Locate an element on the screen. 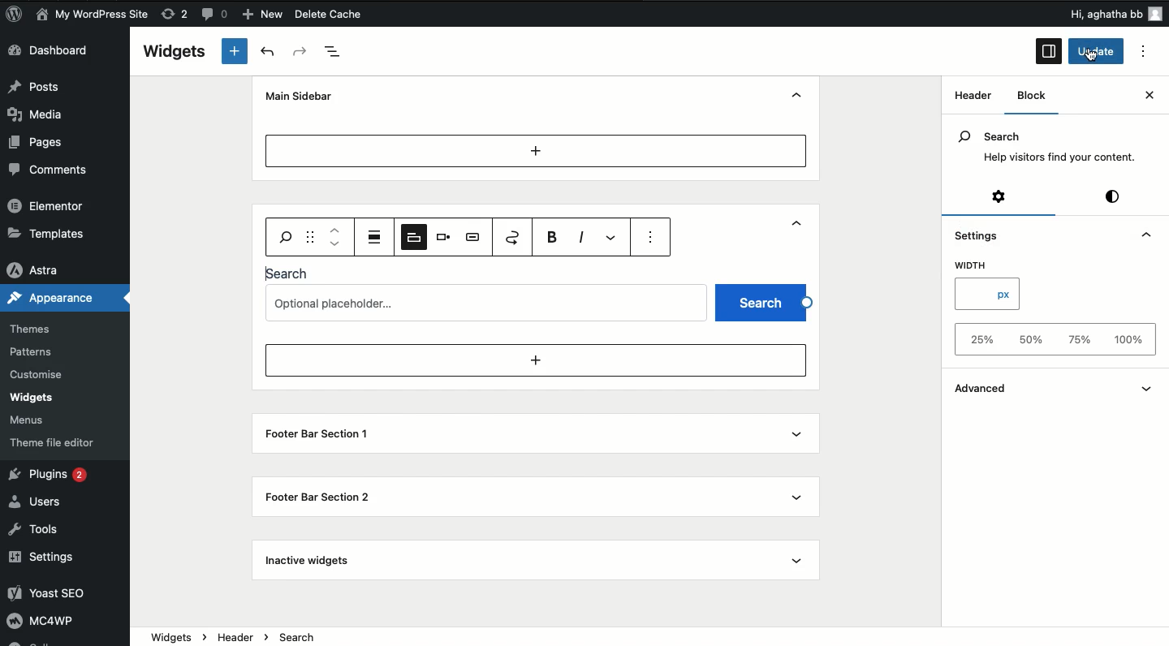  My WordPress Site is located at coordinates (92, 15).